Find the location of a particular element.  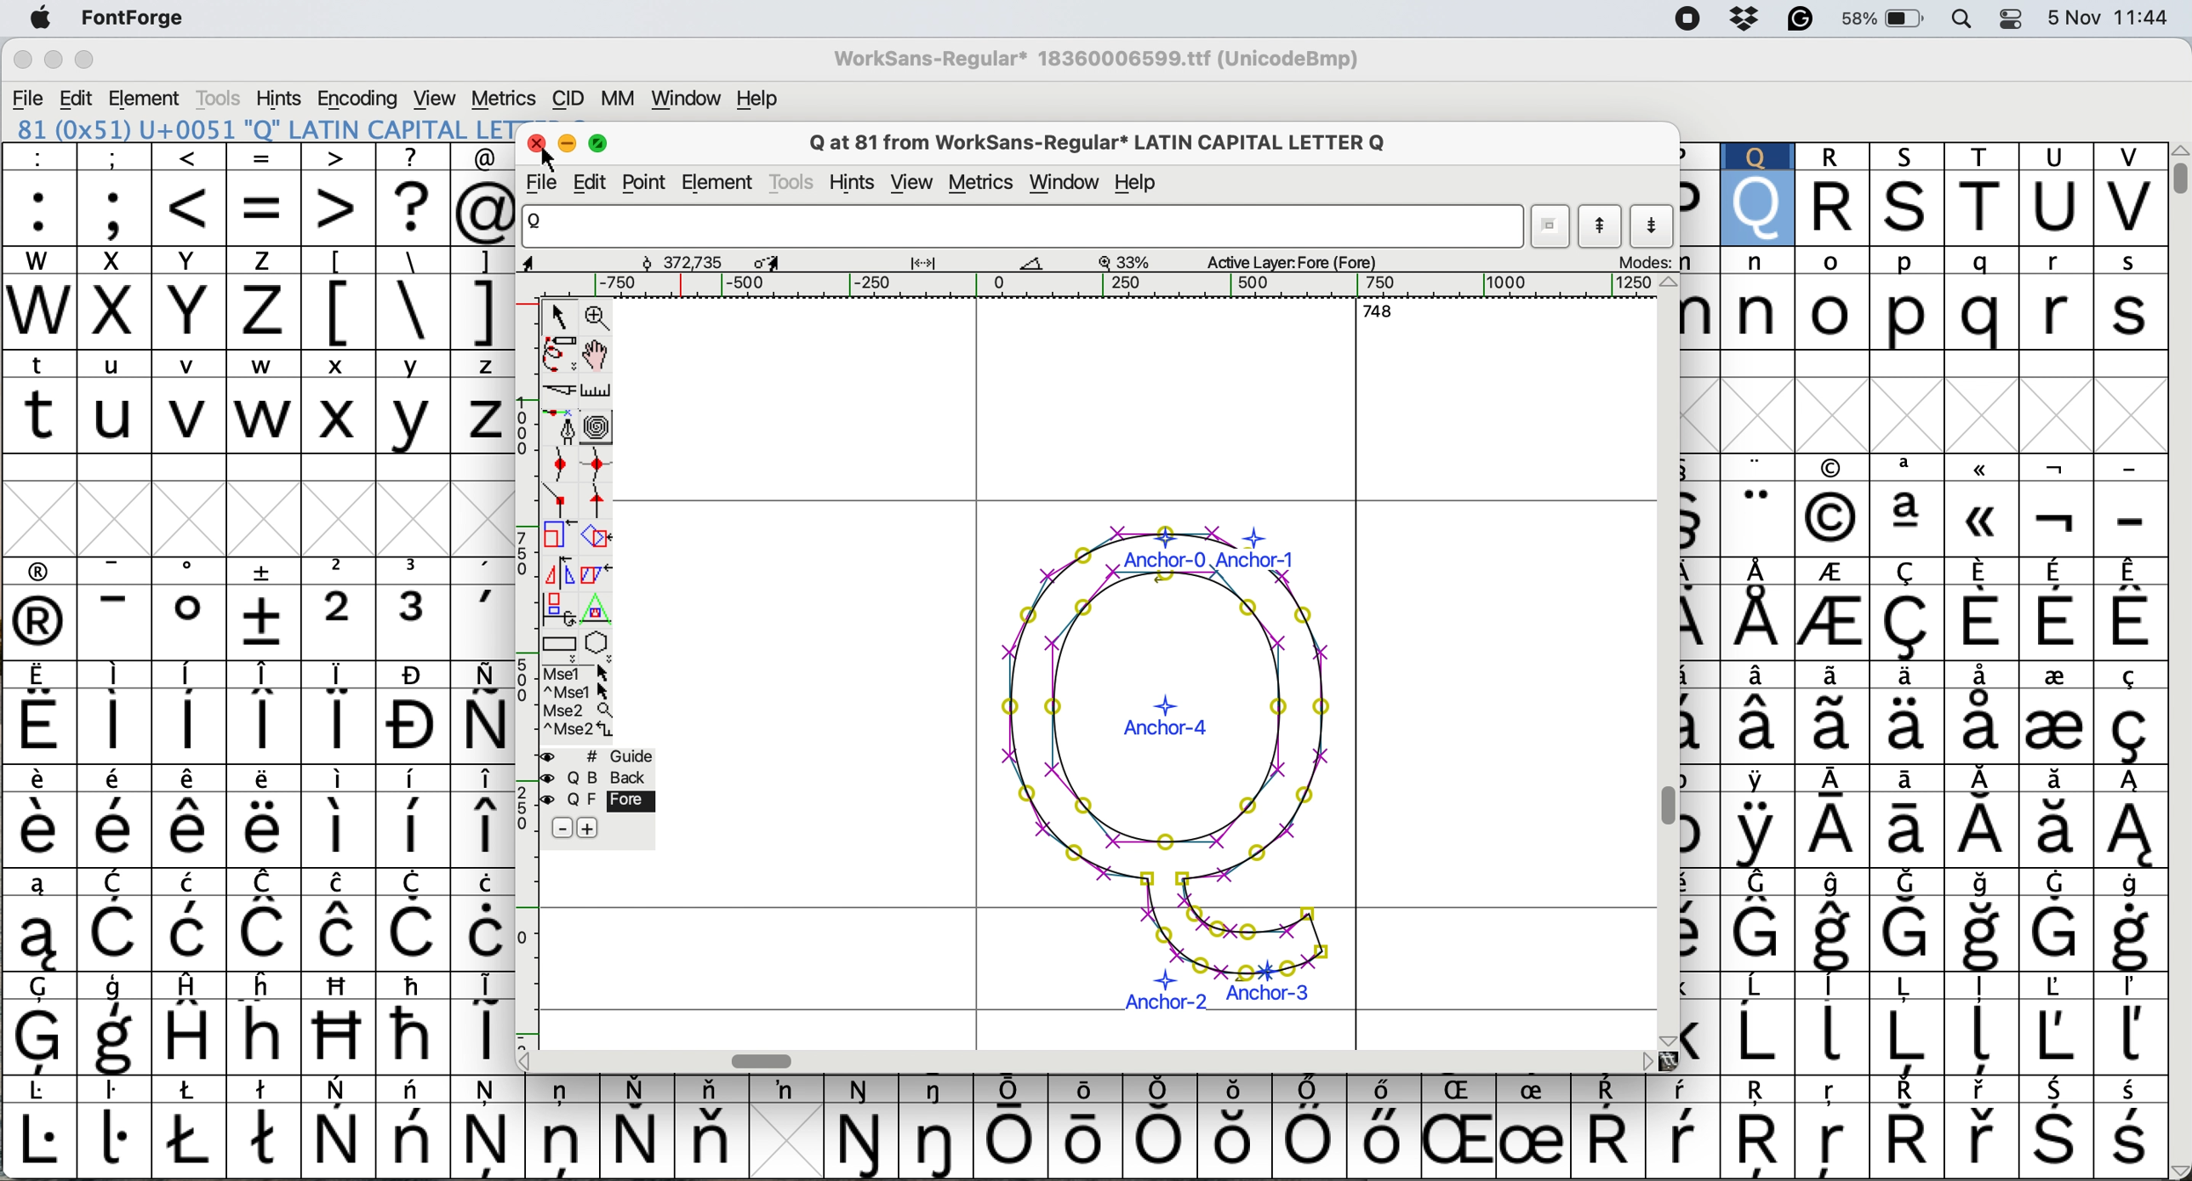

measure distance is located at coordinates (599, 392).